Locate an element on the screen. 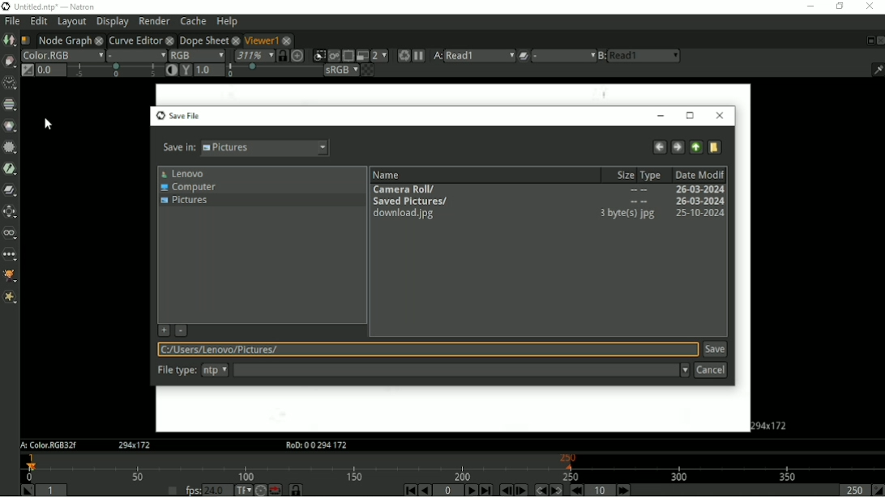  Layout is located at coordinates (71, 22).